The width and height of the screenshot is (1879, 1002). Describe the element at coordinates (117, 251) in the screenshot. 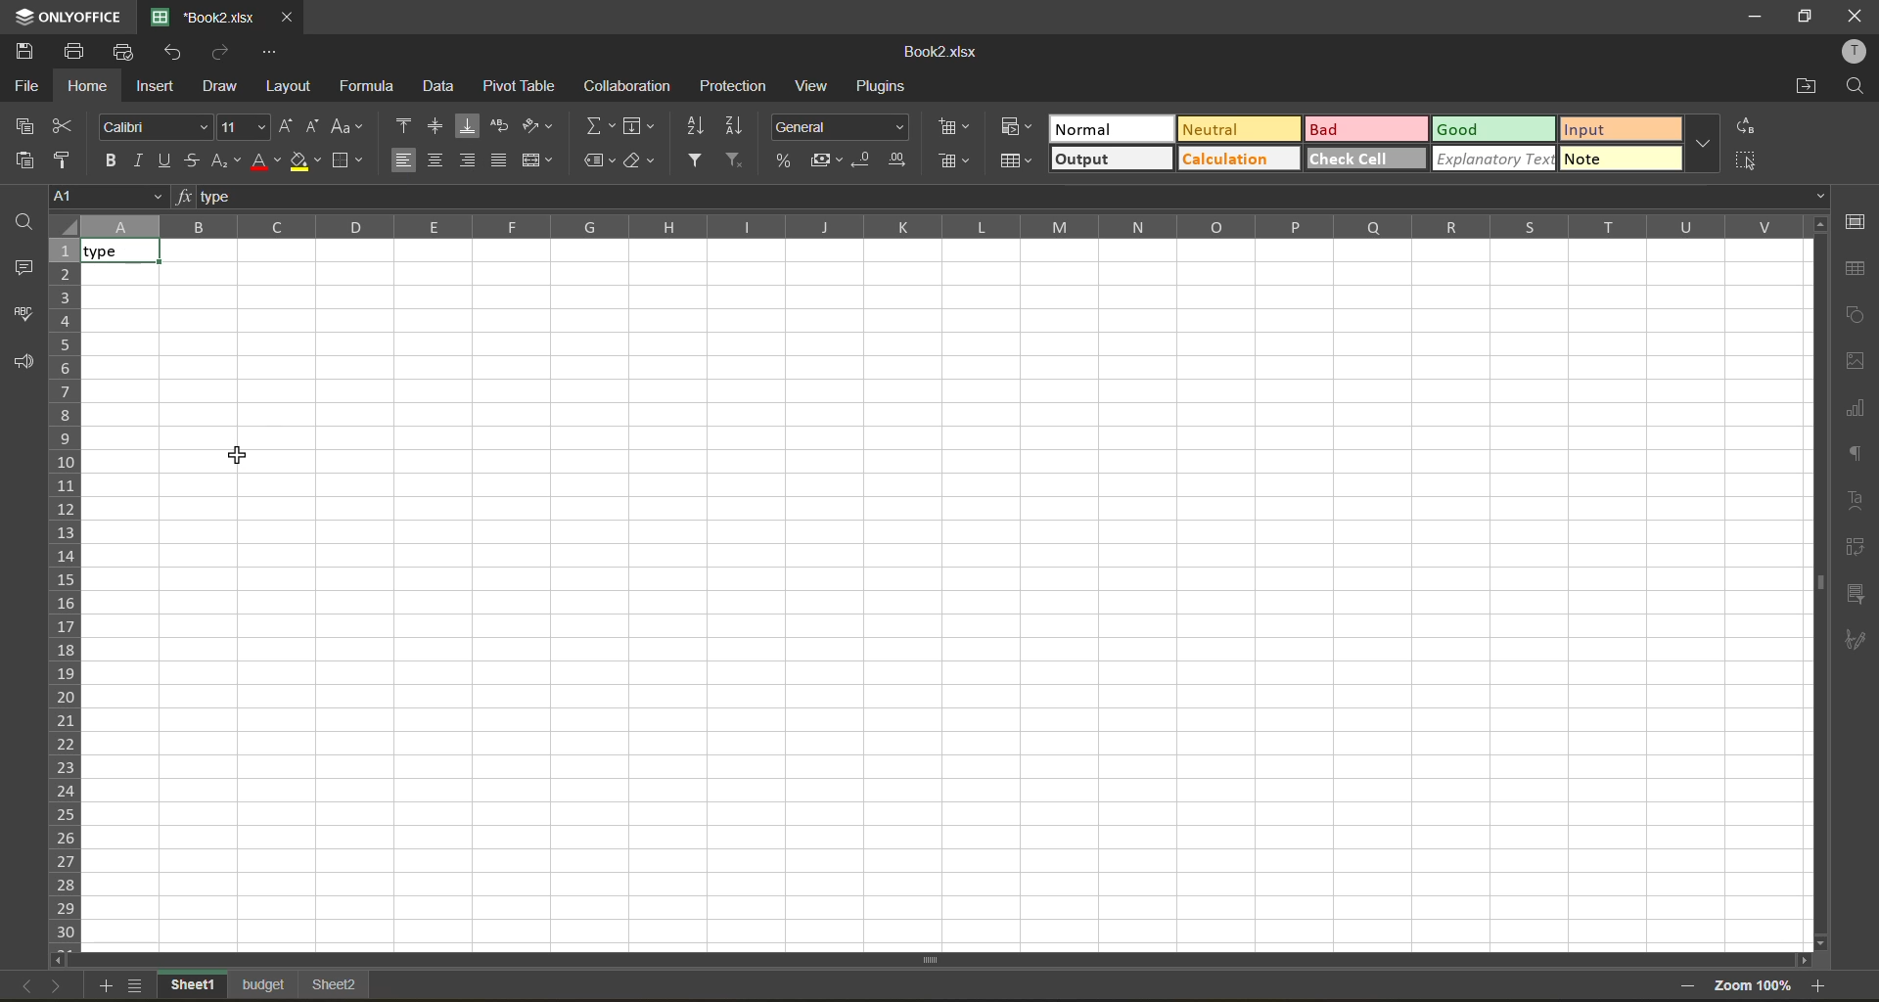

I see `text aligned left` at that location.